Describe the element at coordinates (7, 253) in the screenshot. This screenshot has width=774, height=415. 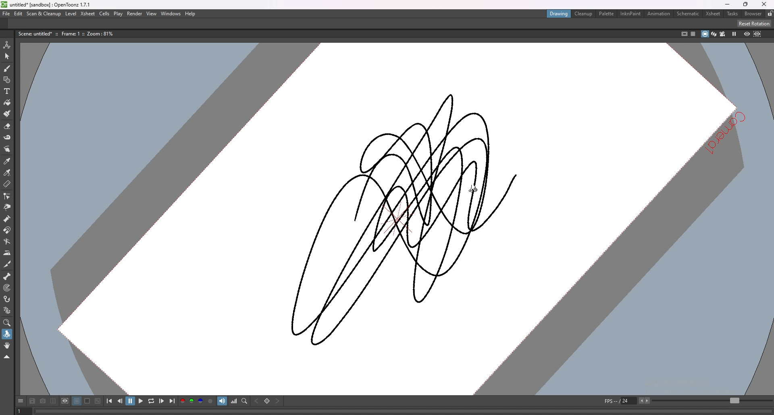
I see `iron` at that location.